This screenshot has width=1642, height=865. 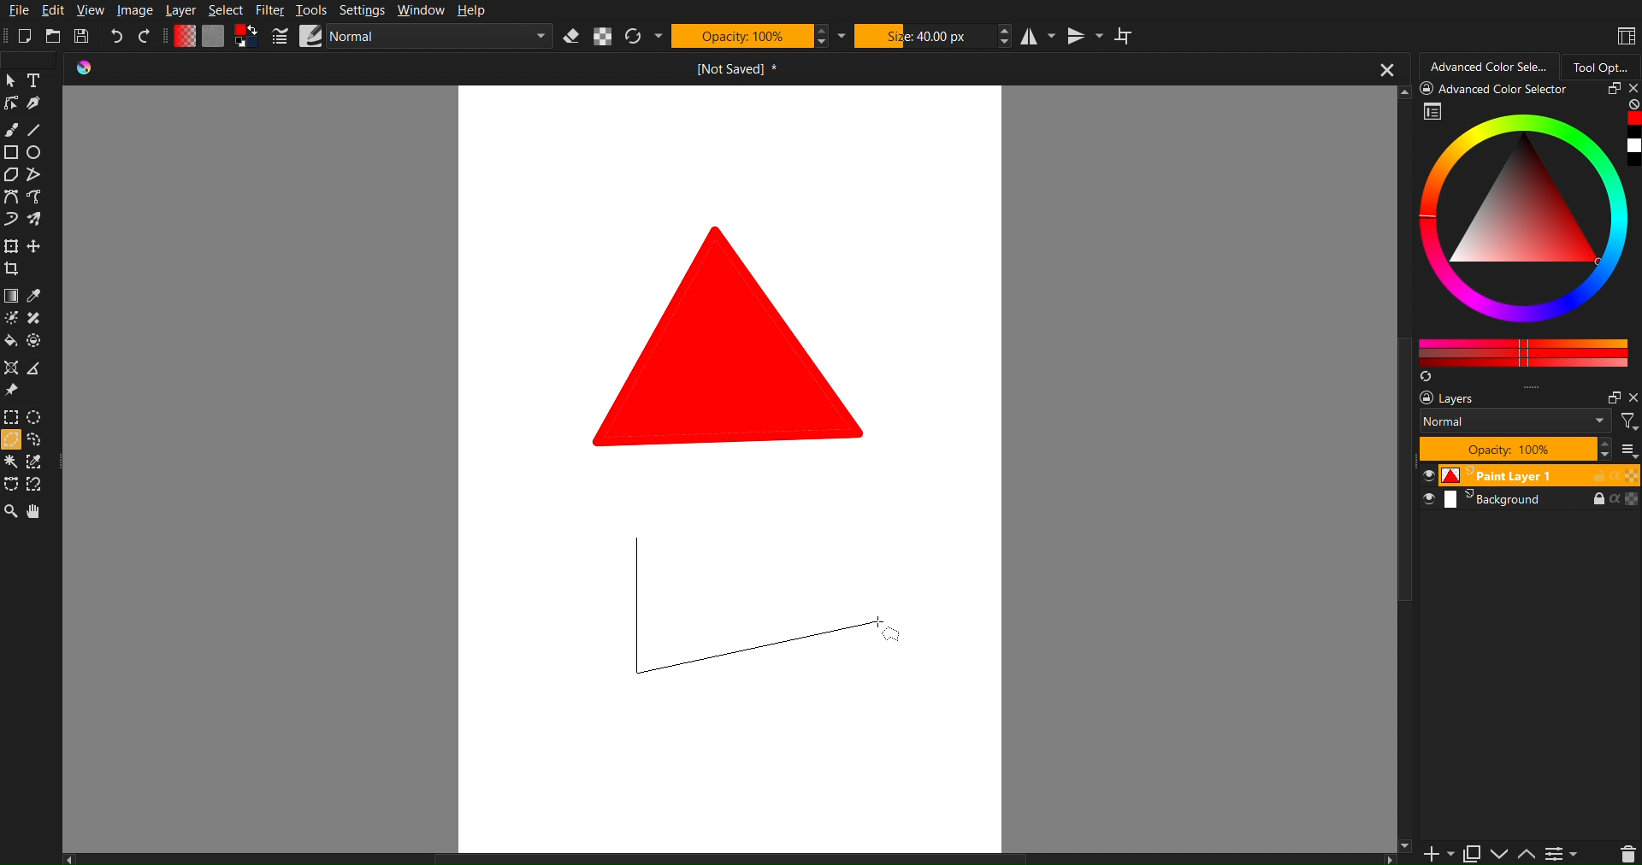 What do you see at coordinates (1525, 449) in the screenshot?
I see `Layers` at bounding box center [1525, 449].